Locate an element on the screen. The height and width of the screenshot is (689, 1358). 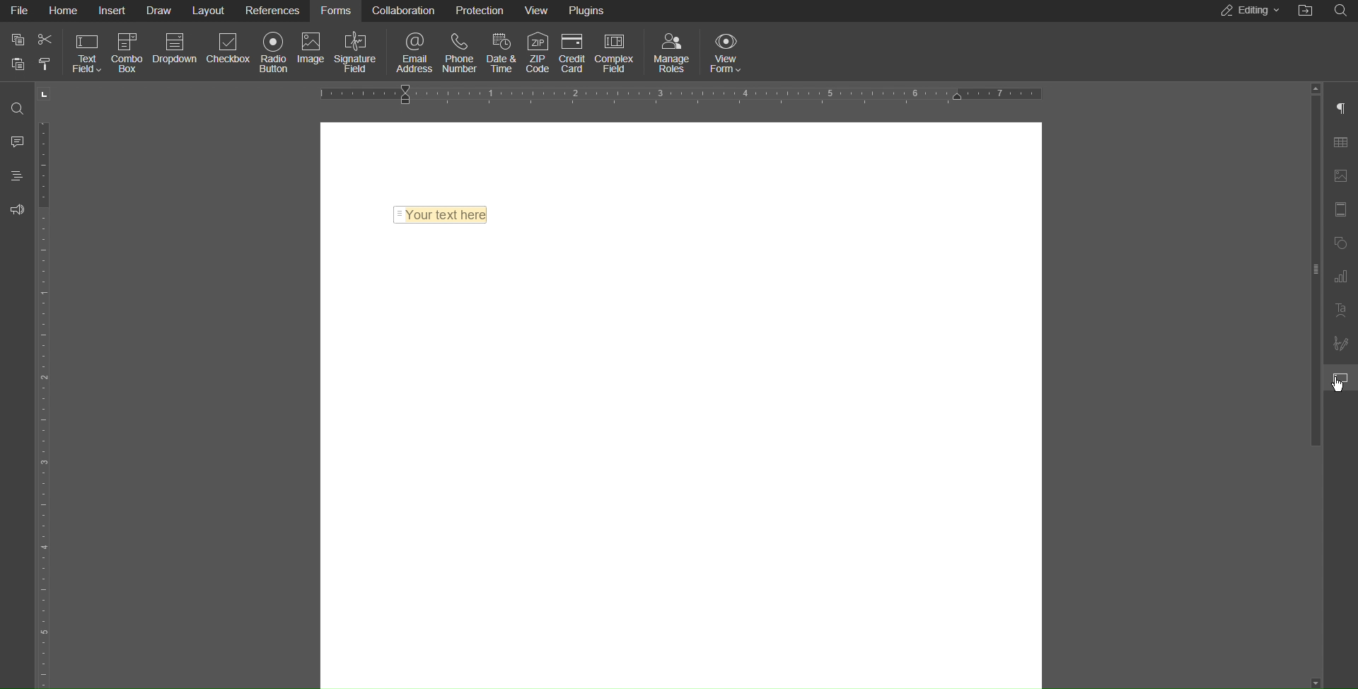
Shape Settings is located at coordinates (1344, 242).